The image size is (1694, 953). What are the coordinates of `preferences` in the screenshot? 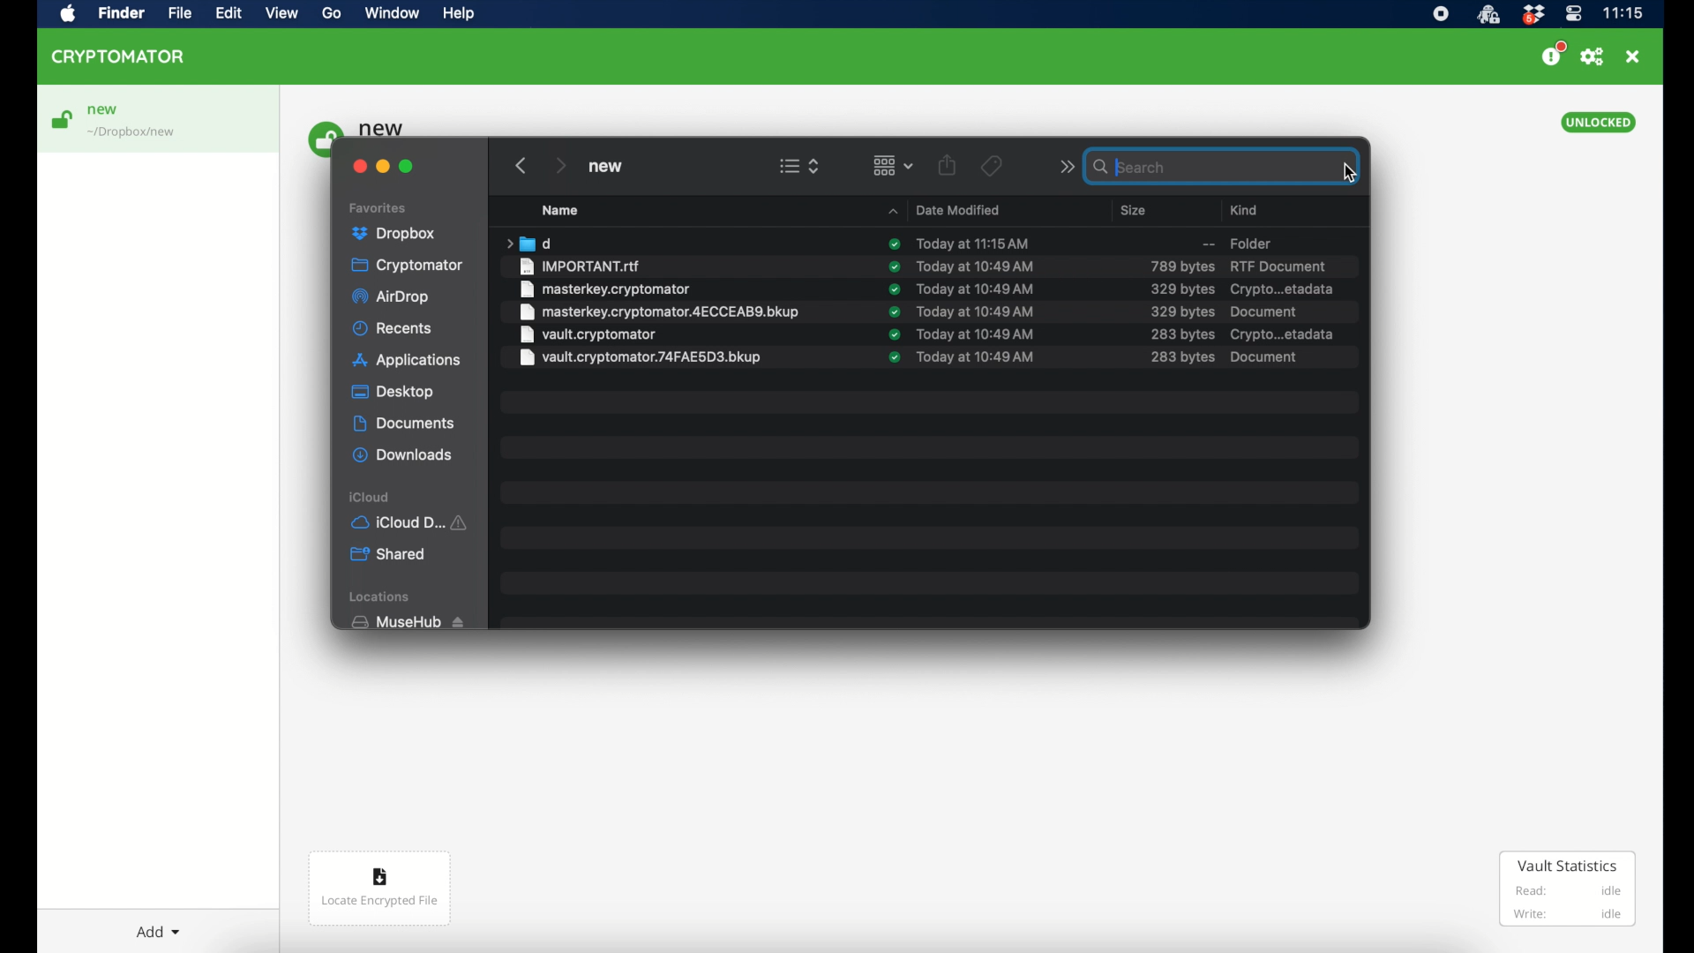 It's located at (1593, 57).